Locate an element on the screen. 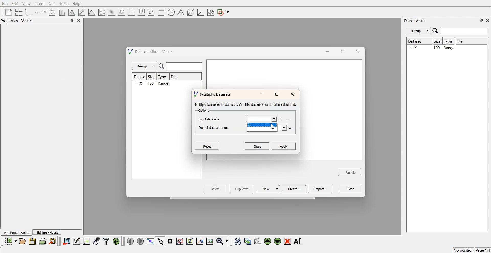  Multiply: Datasets is located at coordinates (213, 94).